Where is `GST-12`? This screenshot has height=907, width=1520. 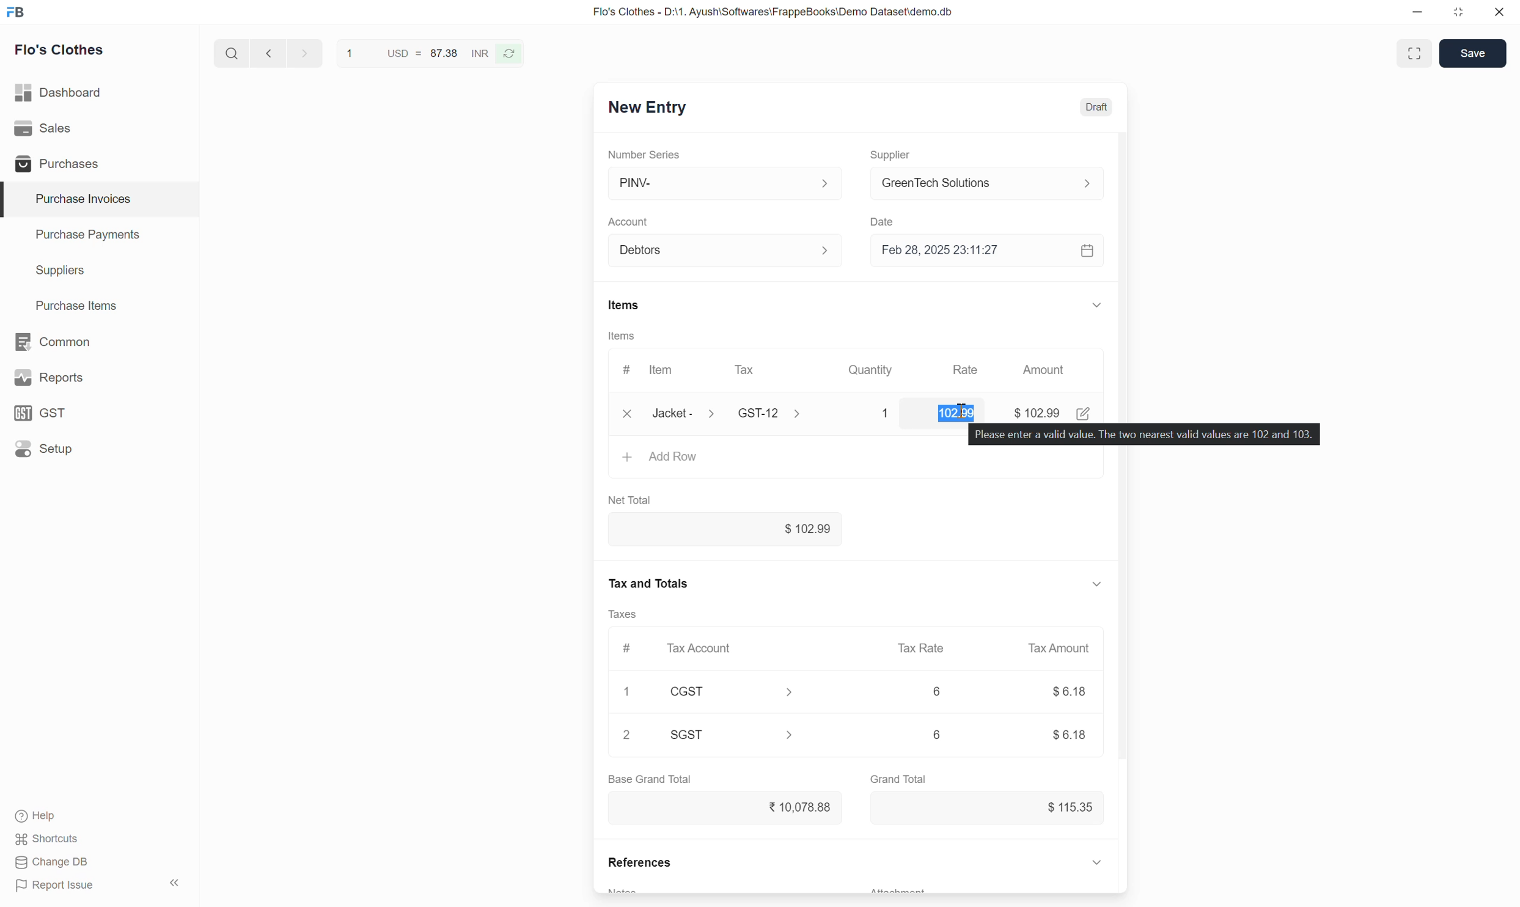
GST-12 is located at coordinates (773, 413).